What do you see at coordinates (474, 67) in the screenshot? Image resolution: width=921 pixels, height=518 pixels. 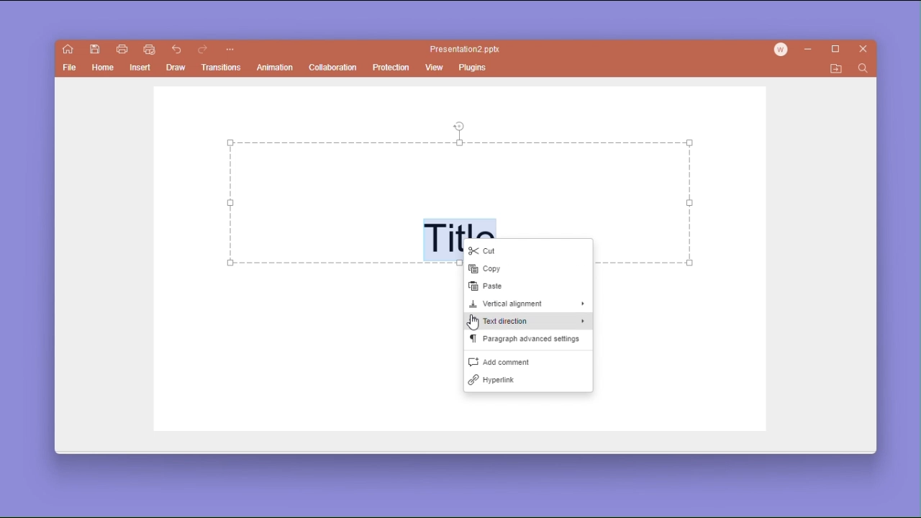 I see `plugins` at bounding box center [474, 67].